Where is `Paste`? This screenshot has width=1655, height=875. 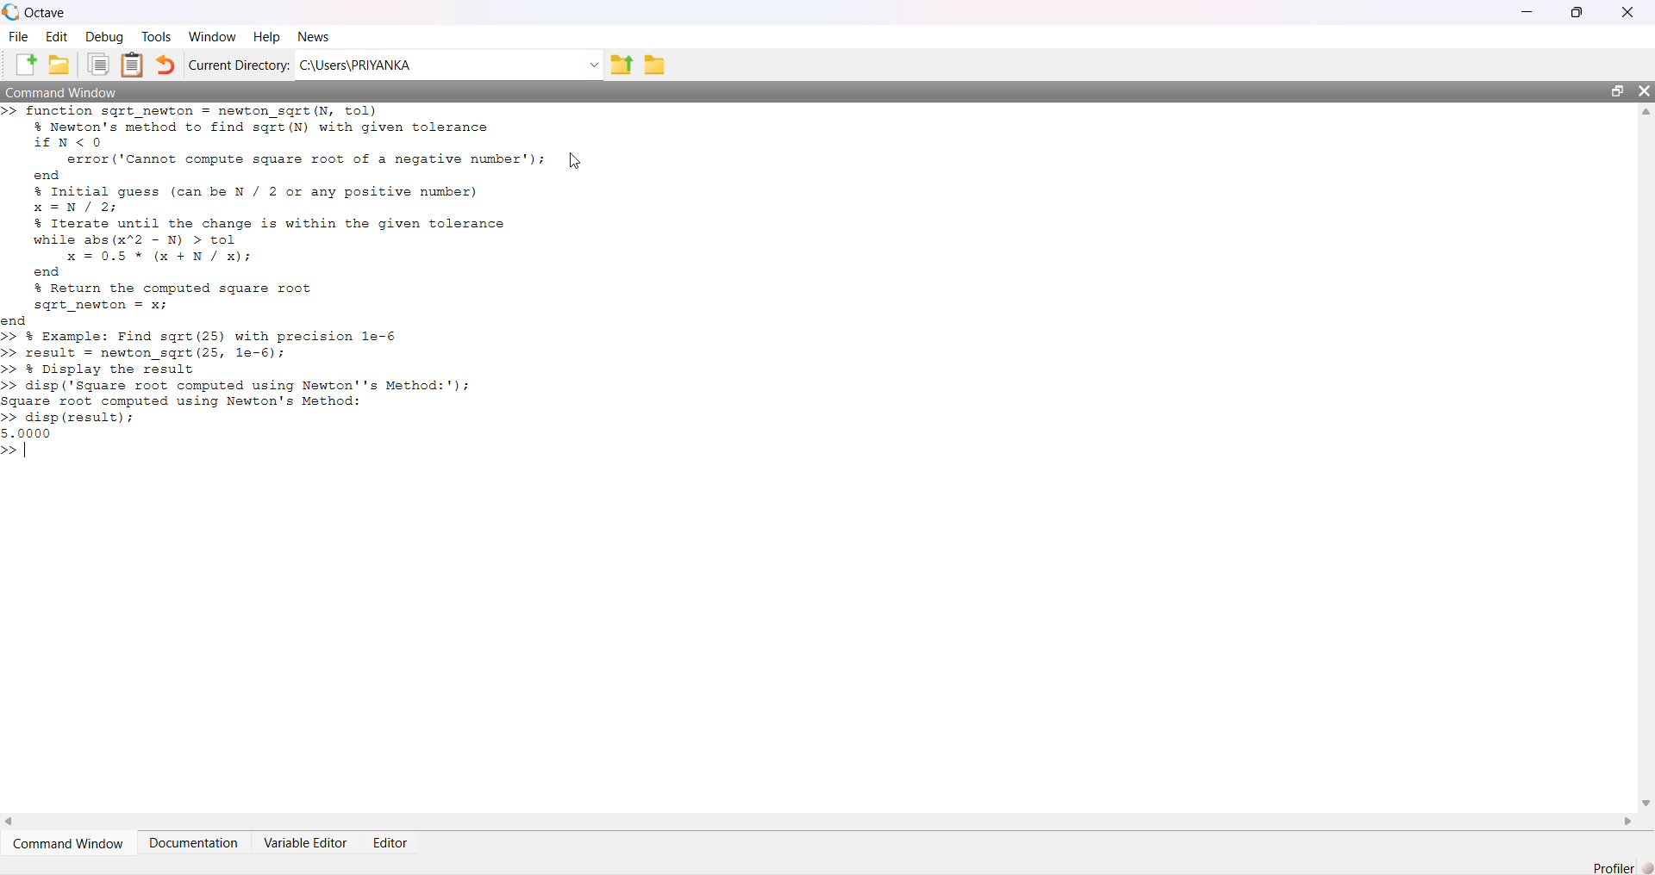
Paste is located at coordinates (134, 65).